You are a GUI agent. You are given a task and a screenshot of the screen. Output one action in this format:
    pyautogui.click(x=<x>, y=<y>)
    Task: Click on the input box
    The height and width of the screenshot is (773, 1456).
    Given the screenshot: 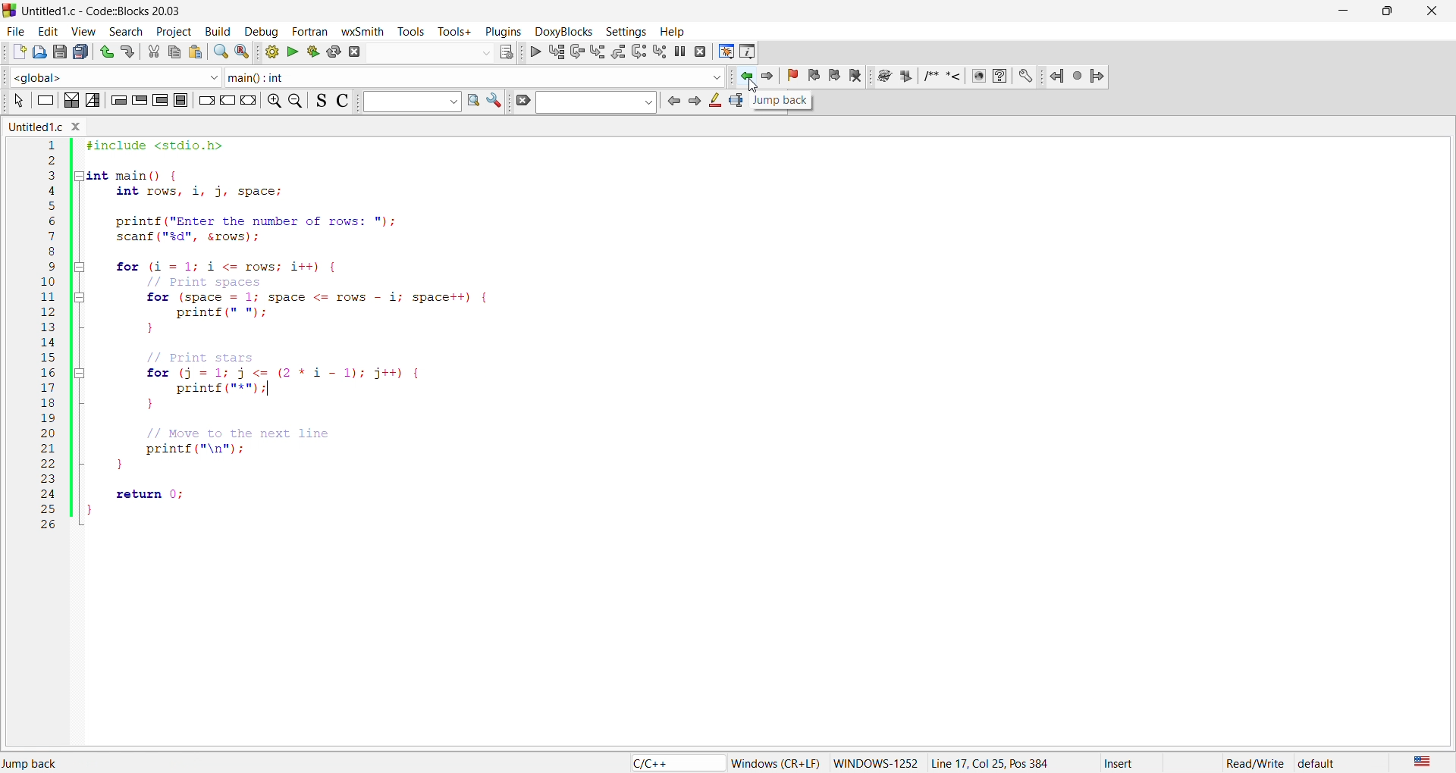 What is the action you would take?
    pyautogui.click(x=407, y=101)
    